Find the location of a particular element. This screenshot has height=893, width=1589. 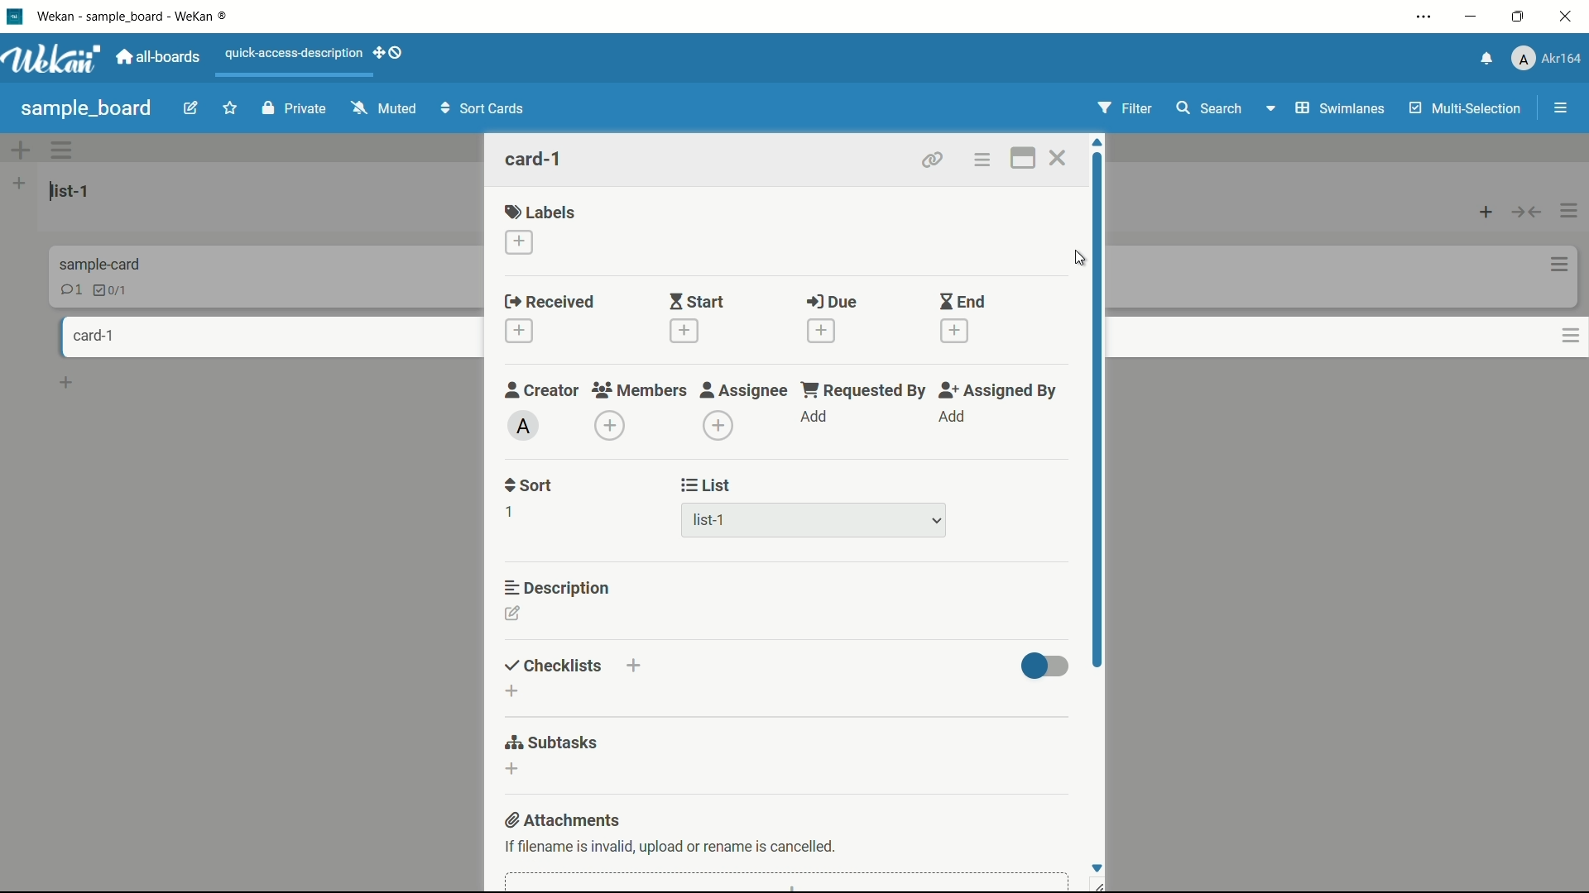

cursor is located at coordinates (1077, 258).